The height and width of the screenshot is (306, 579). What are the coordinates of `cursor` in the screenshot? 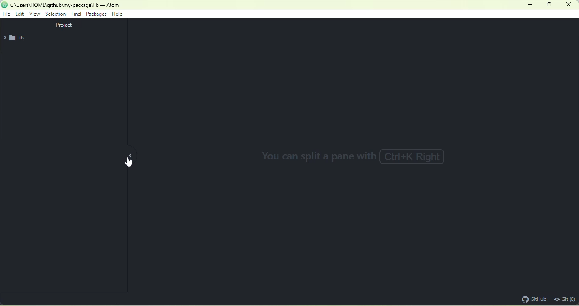 It's located at (129, 163).